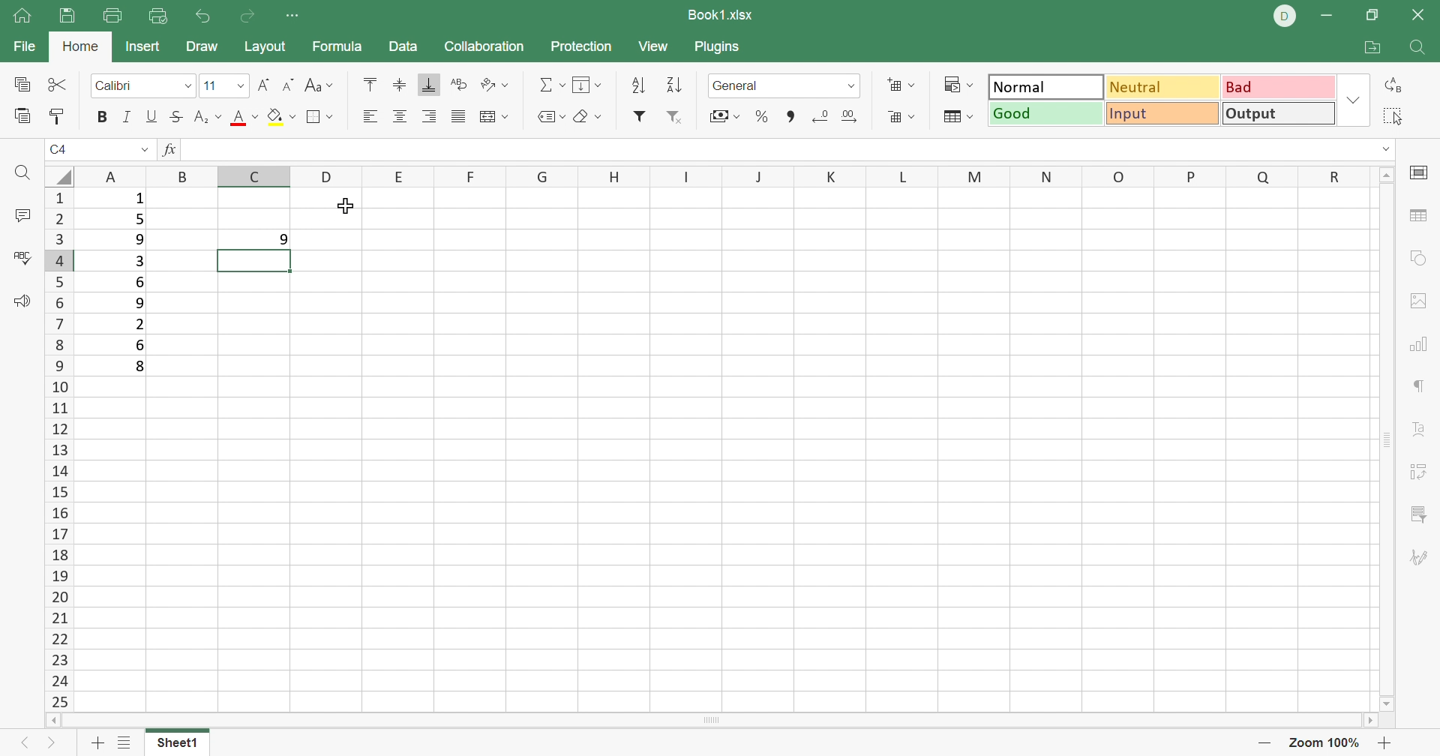 This screenshot has height=756, width=1440. What do you see at coordinates (201, 15) in the screenshot?
I see `Undo` at bounding box center [201, 15].